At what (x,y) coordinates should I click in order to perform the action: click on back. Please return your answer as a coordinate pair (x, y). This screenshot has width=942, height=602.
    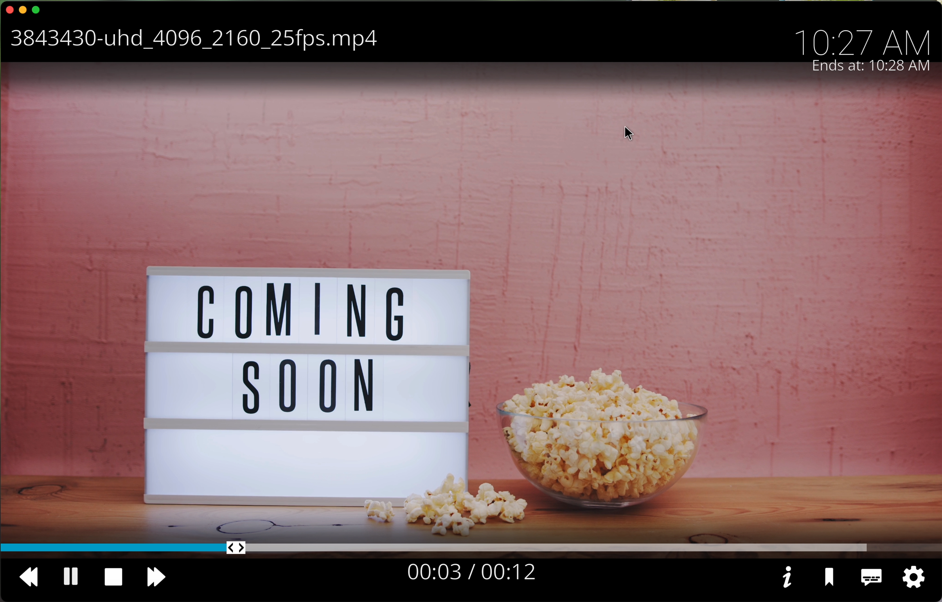
    Looking at the image, I should click on (31, 575).